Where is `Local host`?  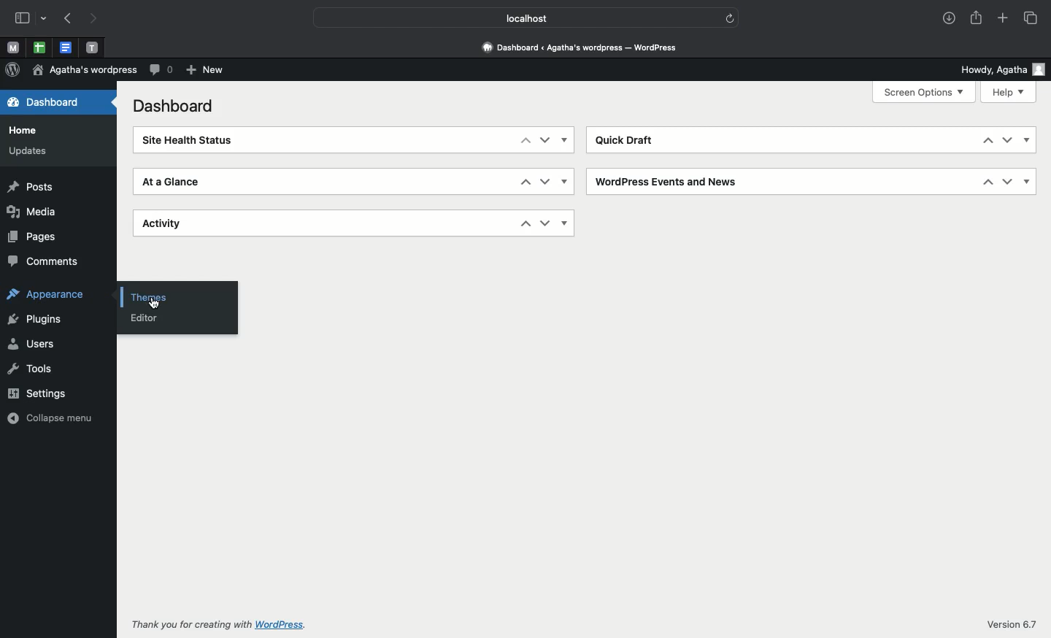 Local host is located at coordinates (515, 18).